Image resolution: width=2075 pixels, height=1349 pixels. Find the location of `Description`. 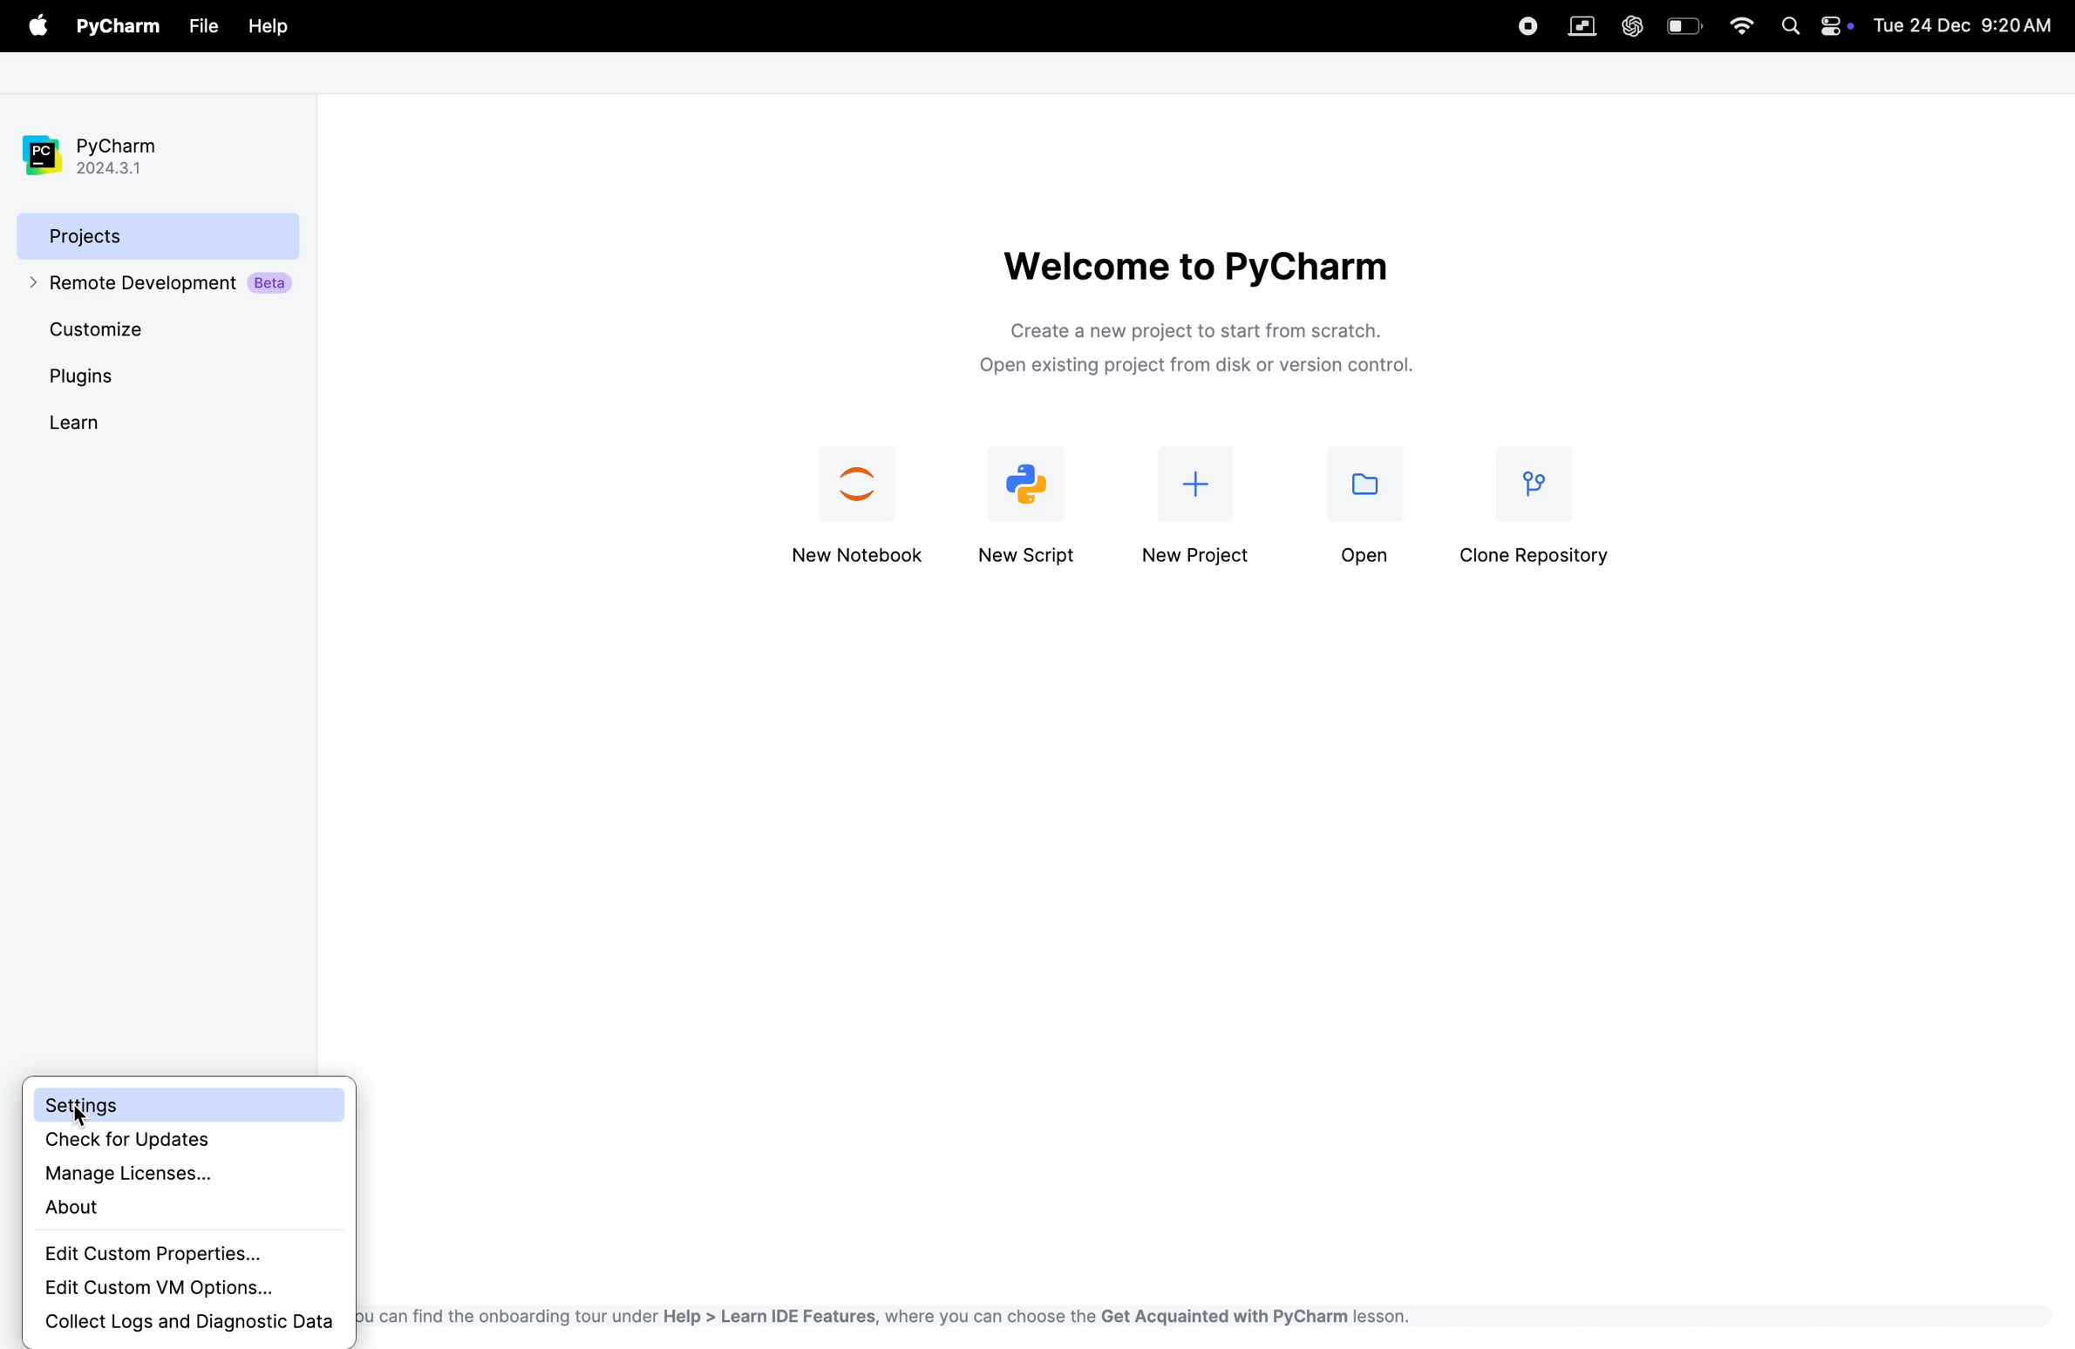

Description is located at coordinates (1205, 352).